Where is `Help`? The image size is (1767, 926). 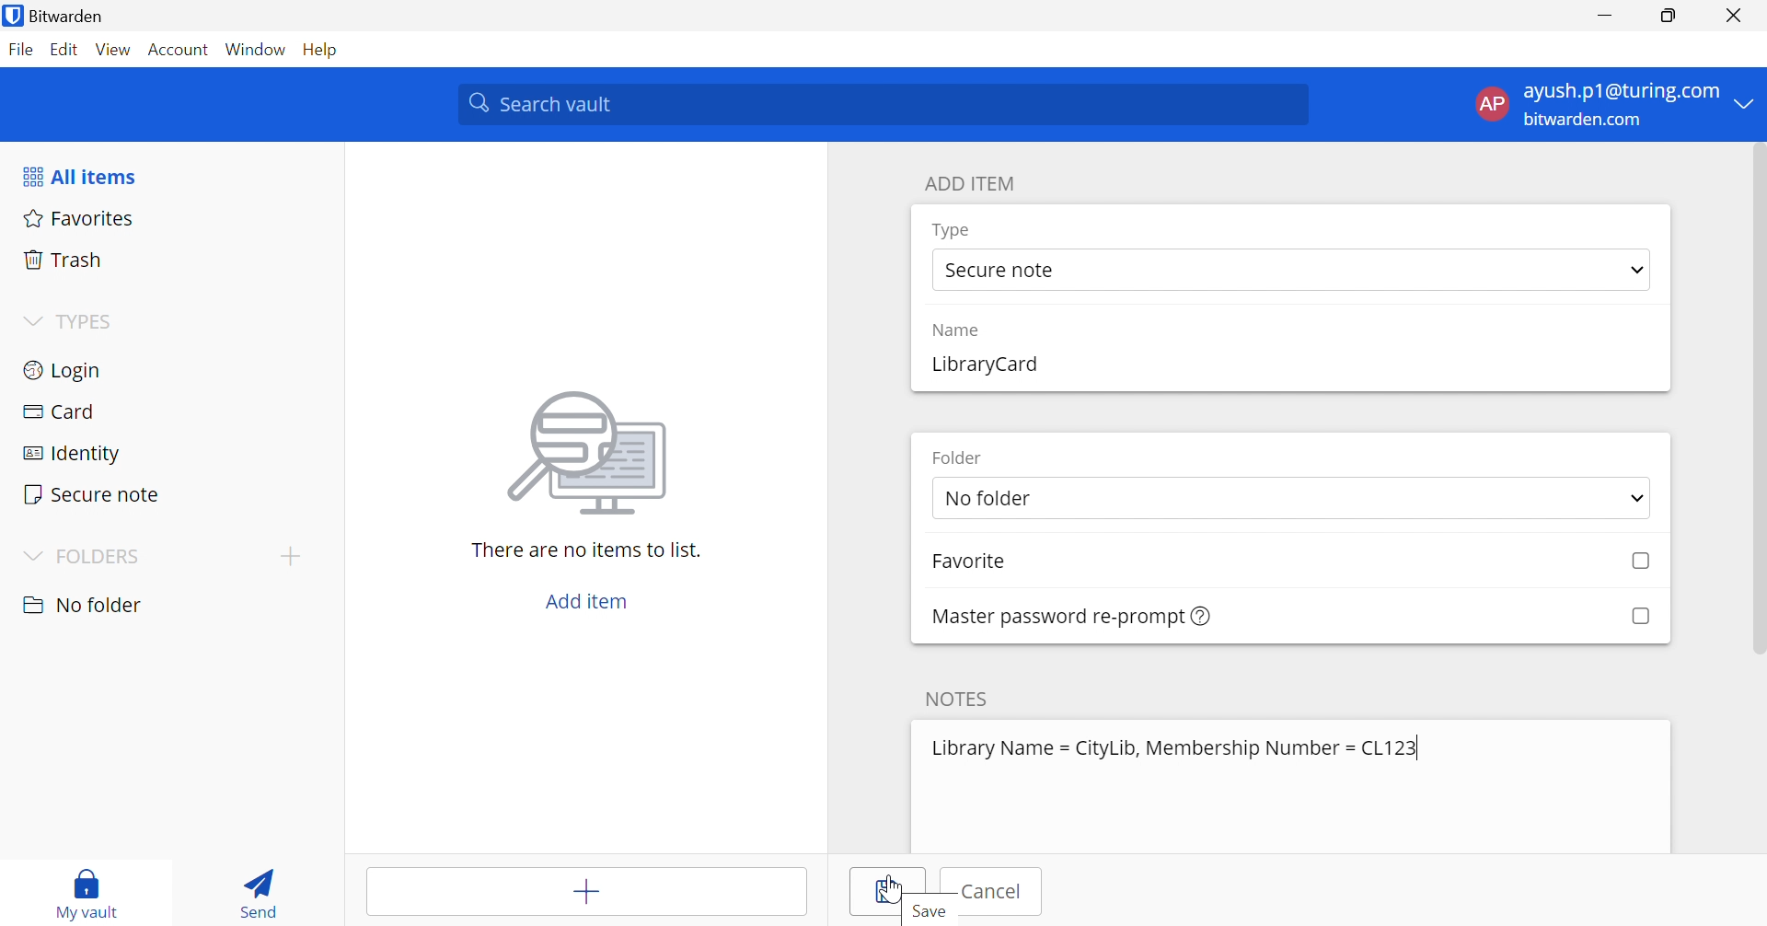
Help is located at coordinates (329, 51).